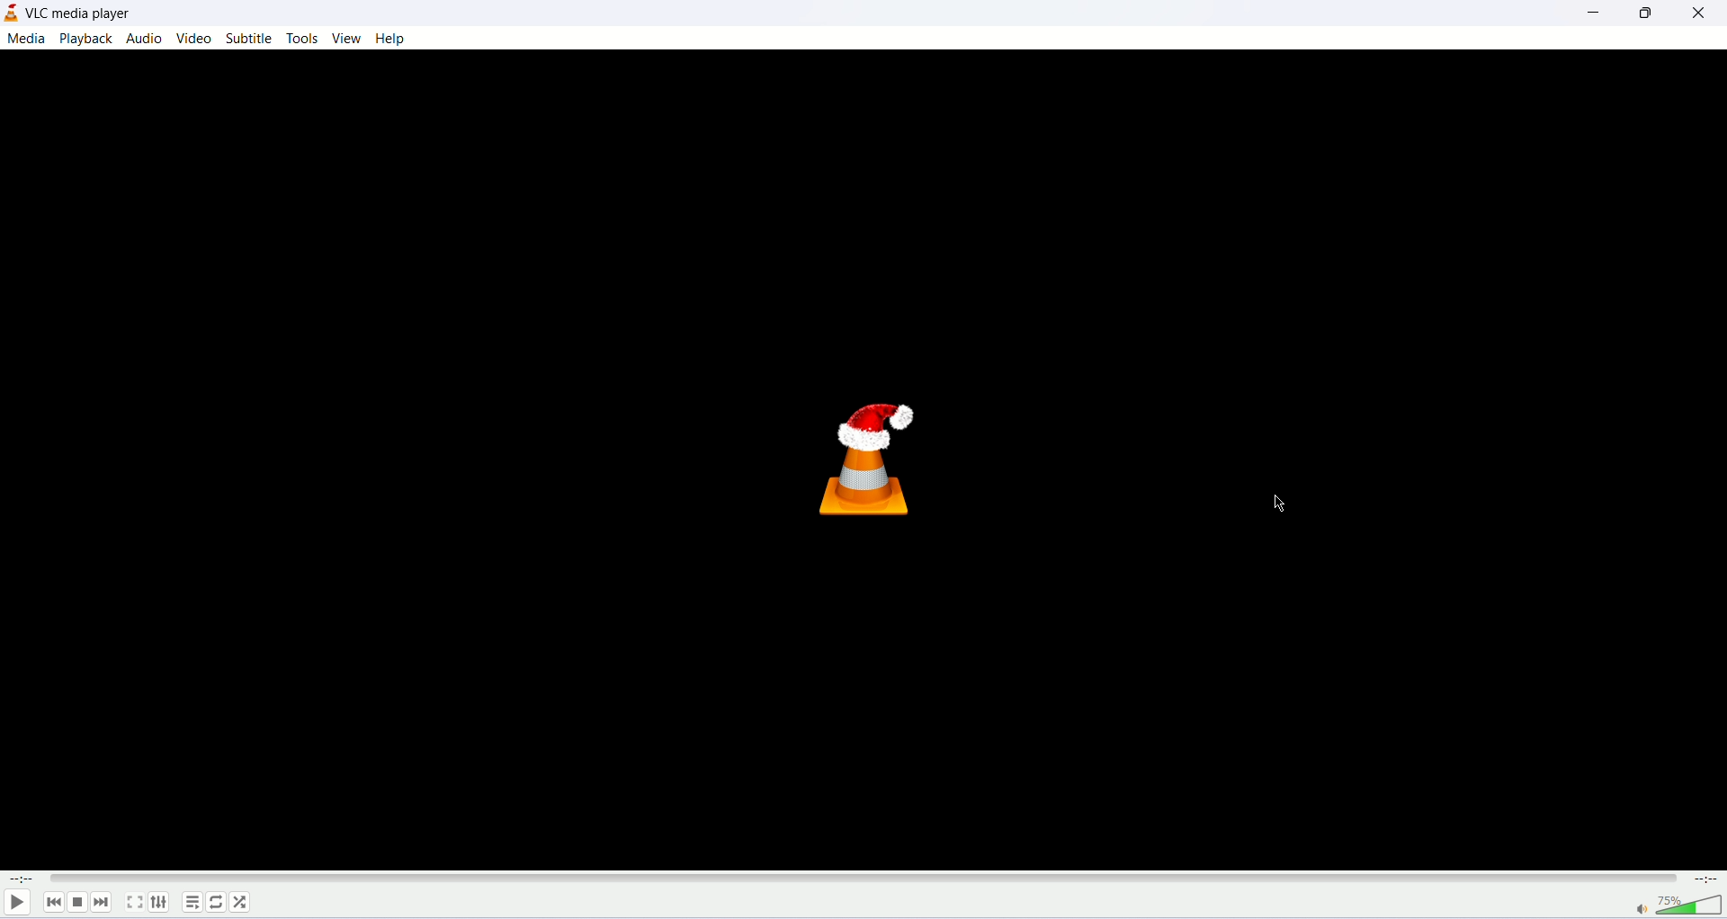 The height and width of the screenshot is (919, 1727). I want to click on progress bar, so click(868, 879).